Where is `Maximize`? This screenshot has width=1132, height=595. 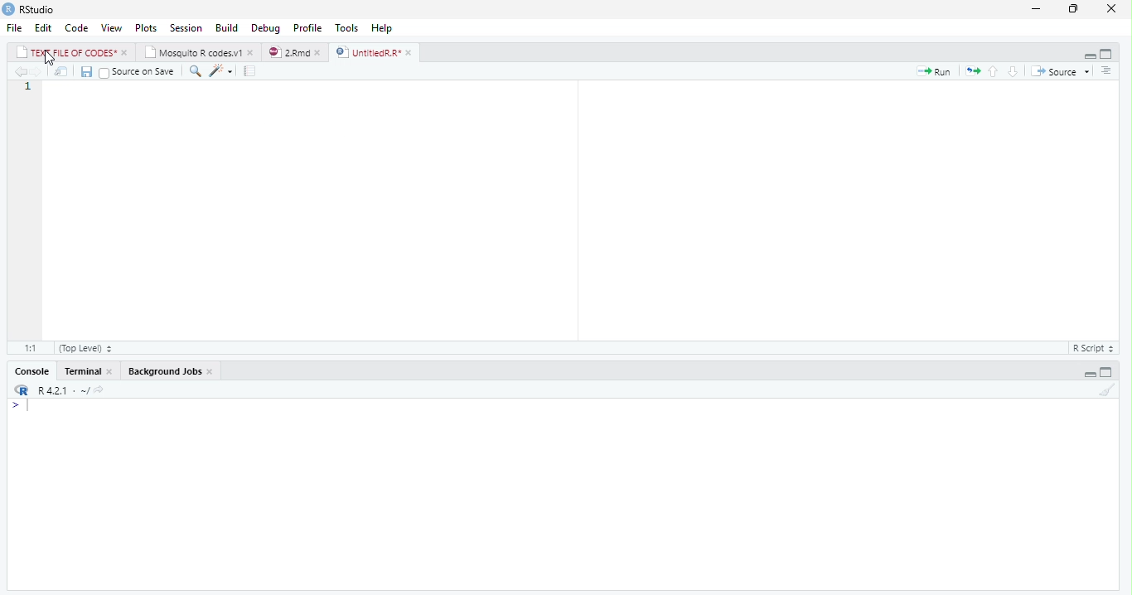 Maximize is located at coordinates (1074, 9).